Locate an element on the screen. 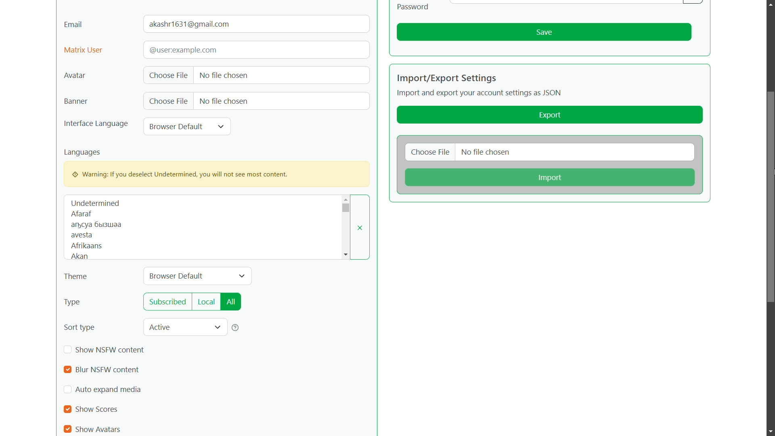 Image resolution: width=775 pixels, height=436 pixels. choose file is located at coordinates (169, 101).